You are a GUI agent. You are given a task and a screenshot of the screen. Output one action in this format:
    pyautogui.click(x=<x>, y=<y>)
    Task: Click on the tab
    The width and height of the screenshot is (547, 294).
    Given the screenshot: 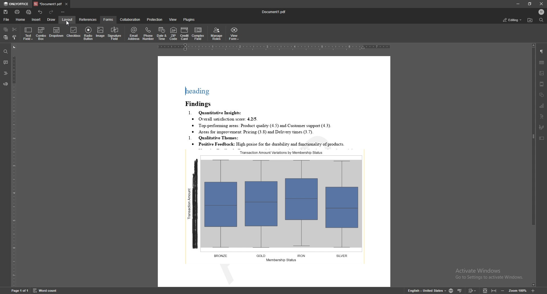 What is the action you would take?
    pyautogui.click(x=48, y=3)
    